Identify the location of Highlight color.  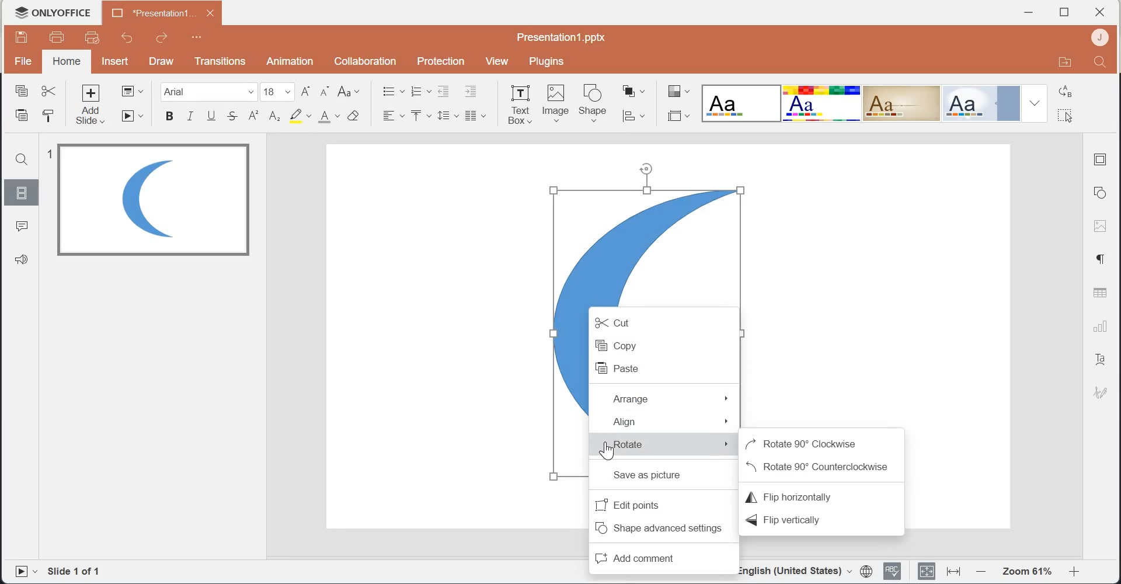
(301, 116).